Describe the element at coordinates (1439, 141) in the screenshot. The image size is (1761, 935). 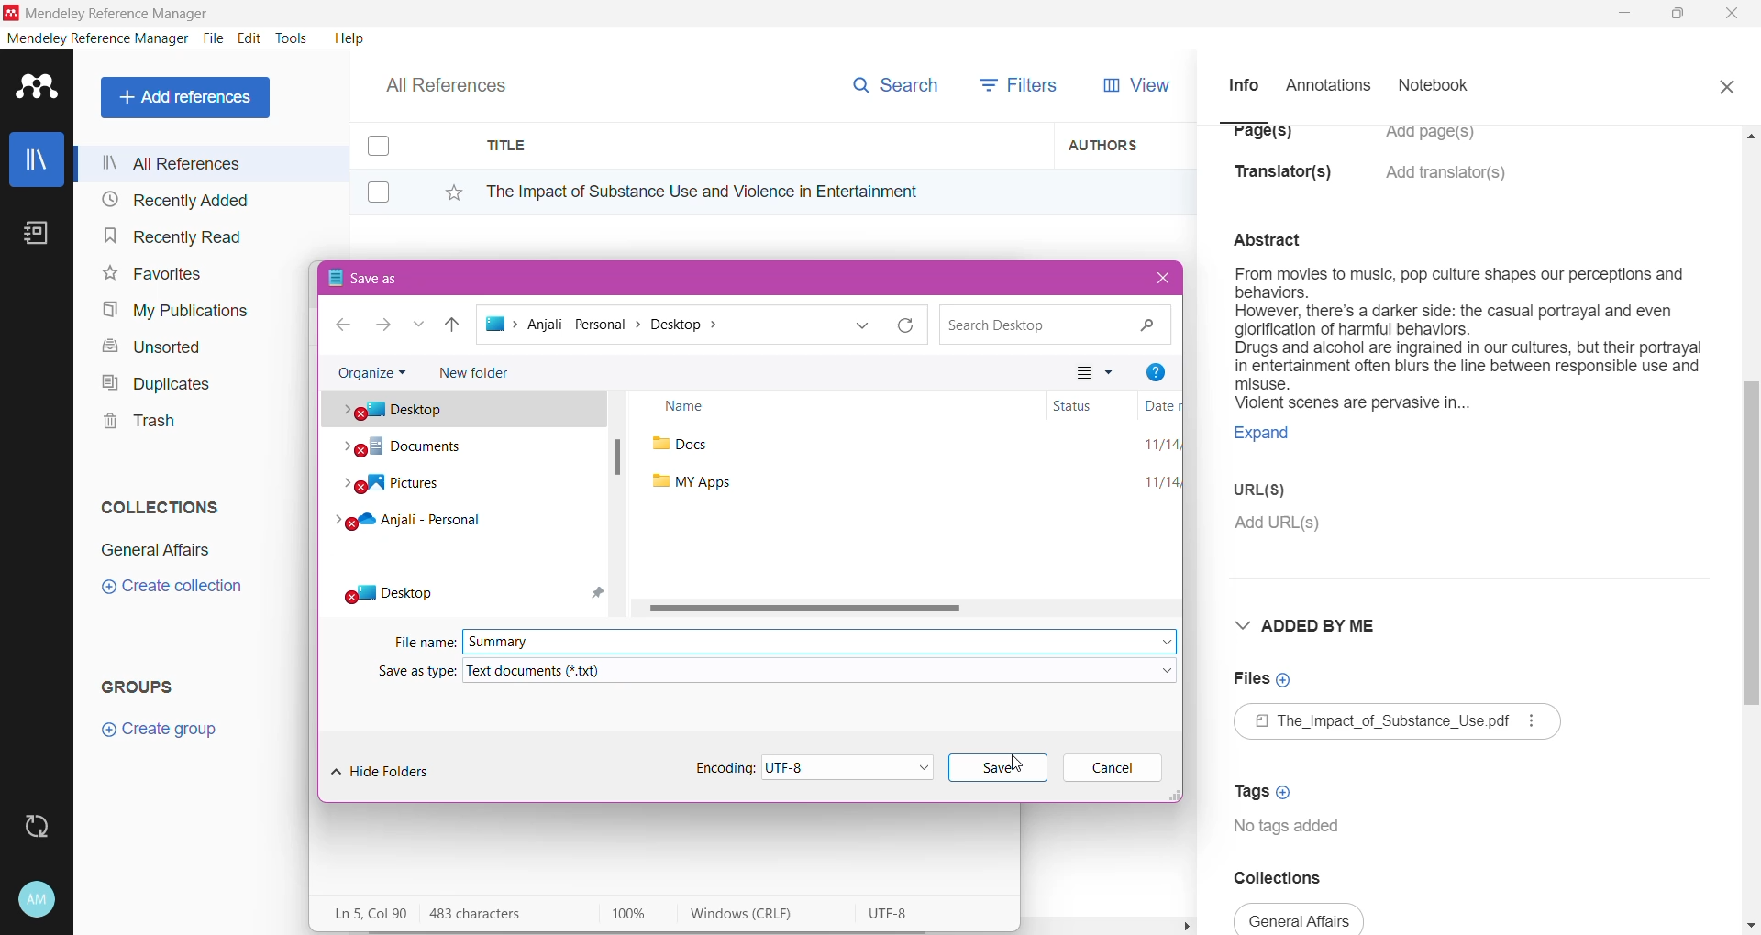
I see `Click to Add Pages` at that location.